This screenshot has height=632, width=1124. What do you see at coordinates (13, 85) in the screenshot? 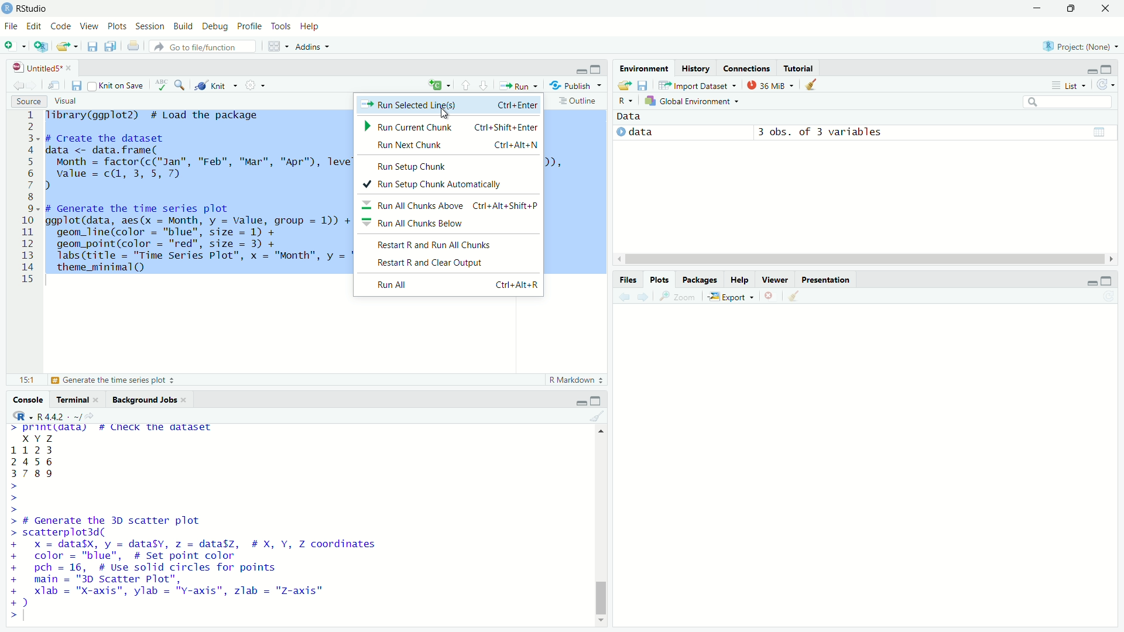
I see `go back to previous source location` at bounding box center [13, 85].